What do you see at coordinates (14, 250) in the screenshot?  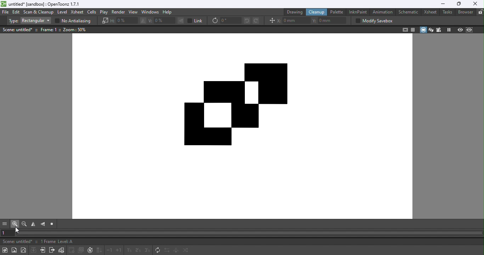 I see `New raster level` at bounding box center [14, 250].